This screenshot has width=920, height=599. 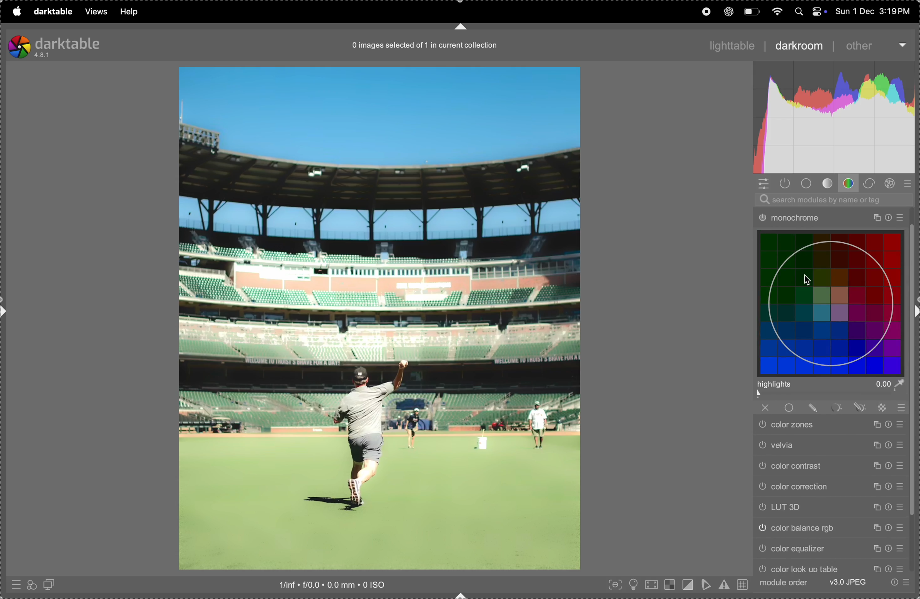 What do you see at coordinates (830, 487) in the screenshot?
I see `color correction` at bounding box center [830, 487].